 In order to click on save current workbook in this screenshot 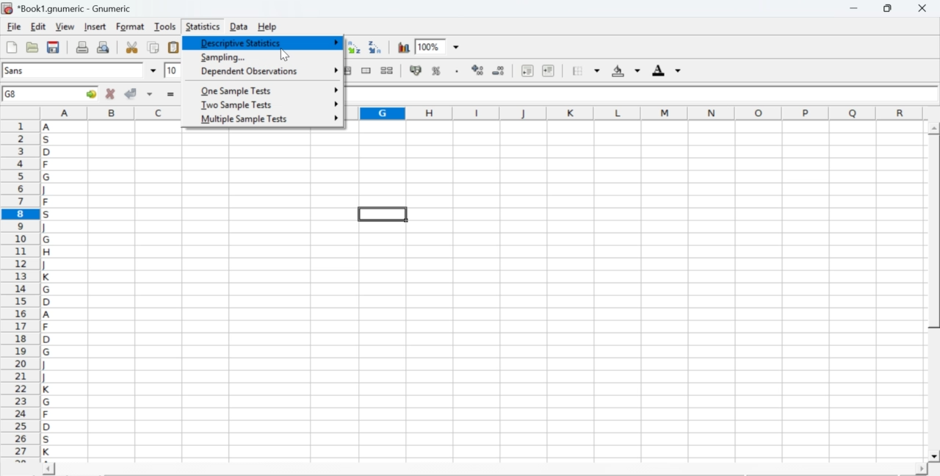, I will do `click(54, 47)`.